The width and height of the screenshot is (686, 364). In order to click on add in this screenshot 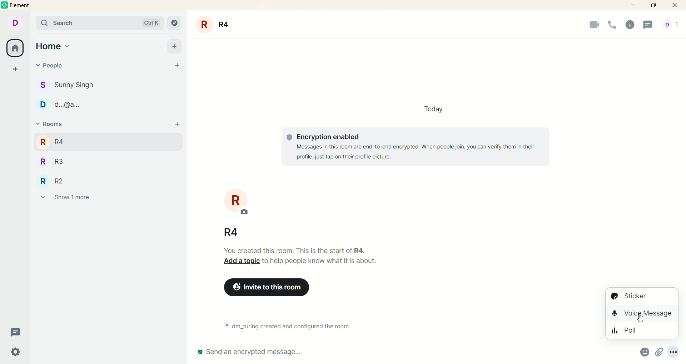, I will do `click(180, 126)`.